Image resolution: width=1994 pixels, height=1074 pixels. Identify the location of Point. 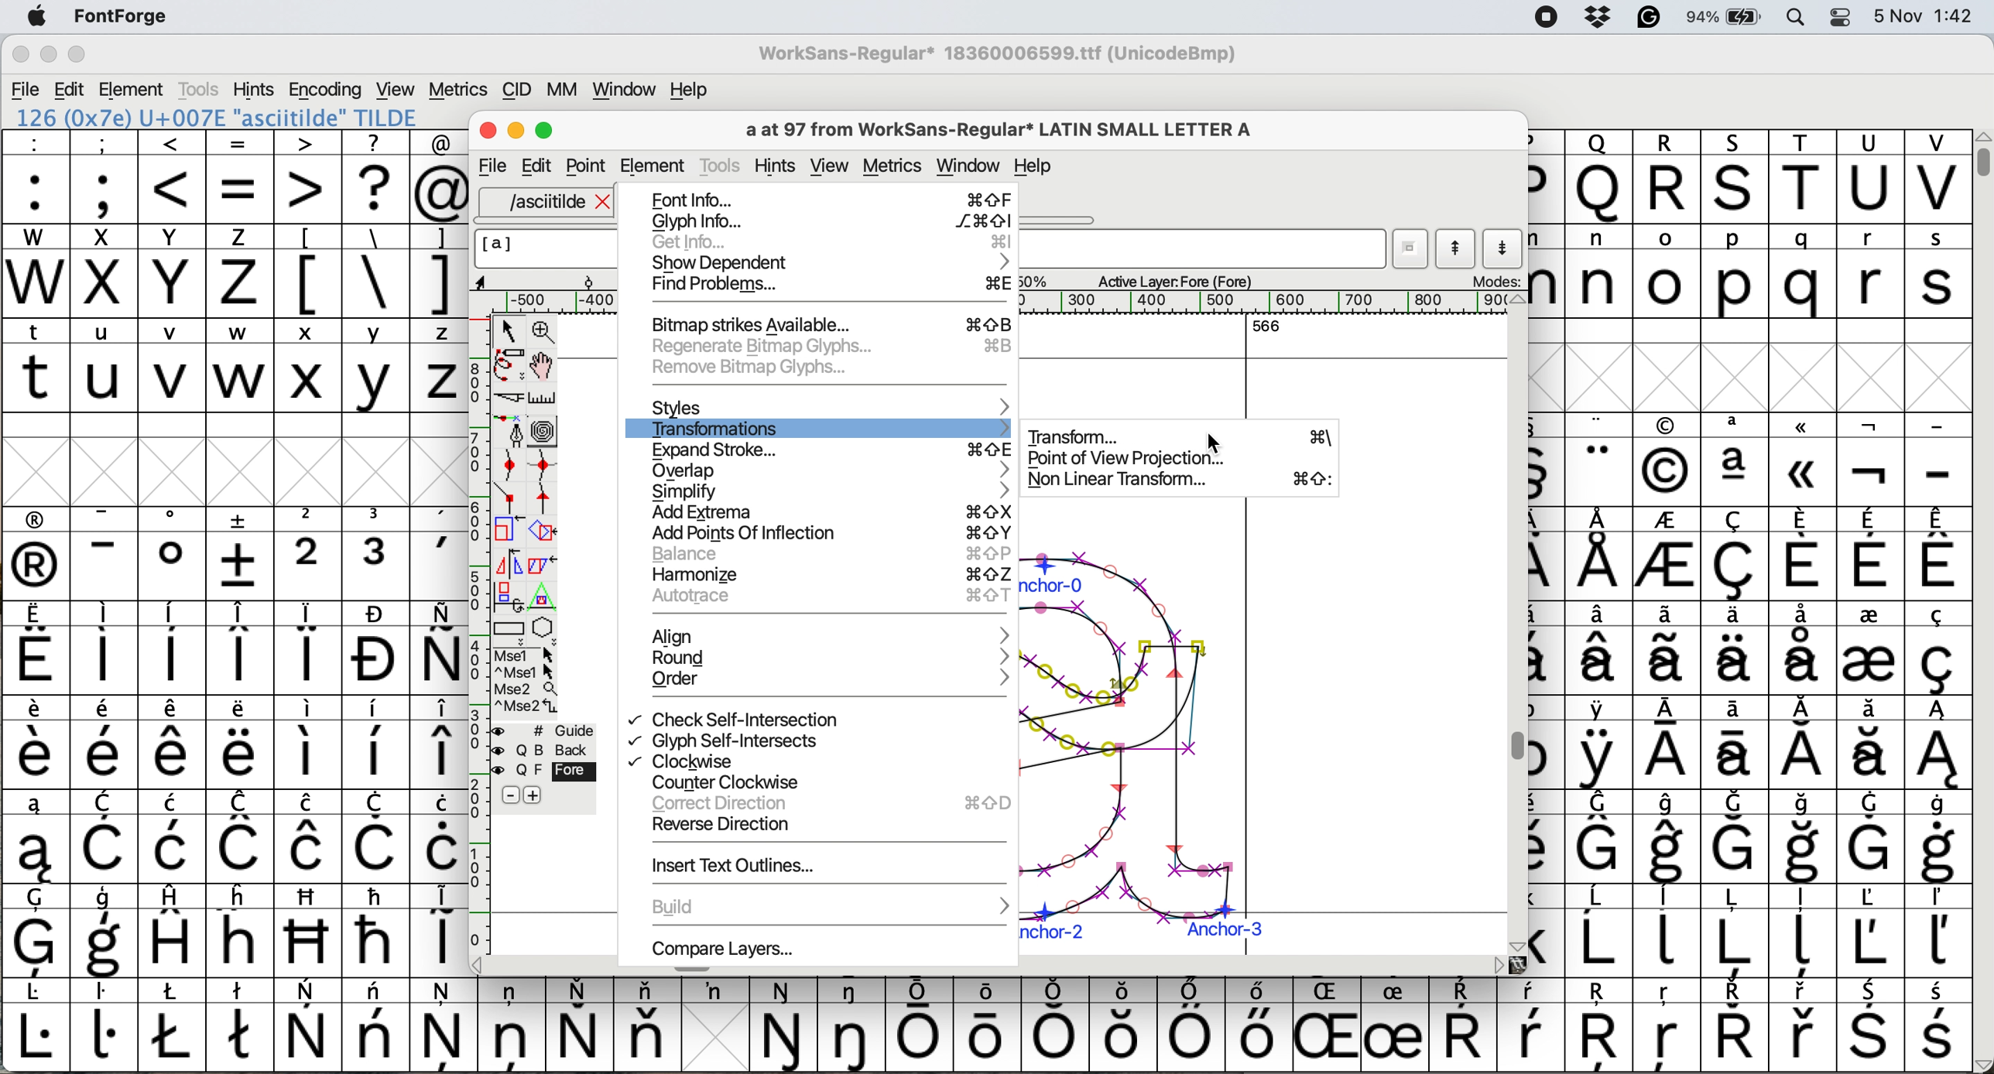
(588, 168).